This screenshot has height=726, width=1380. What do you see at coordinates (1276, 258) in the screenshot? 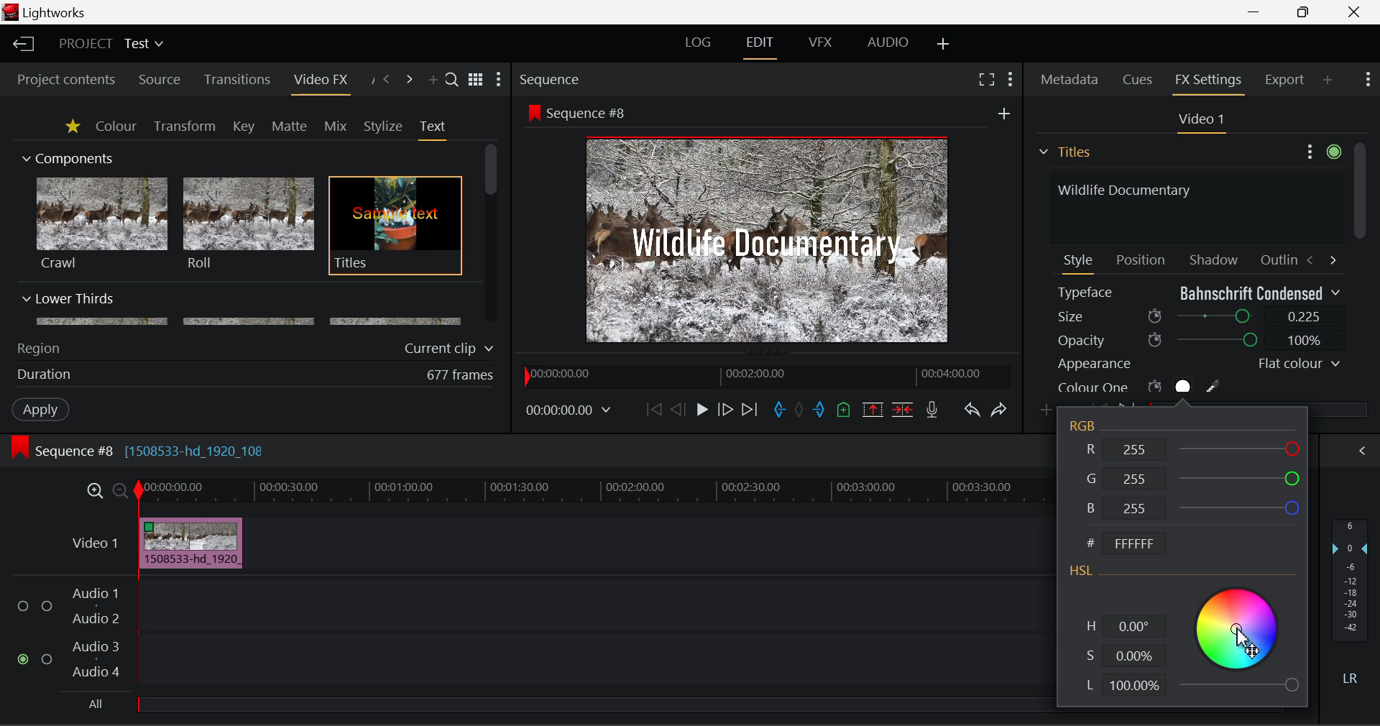
I see `Outline` at bounding box center [1276, 258].